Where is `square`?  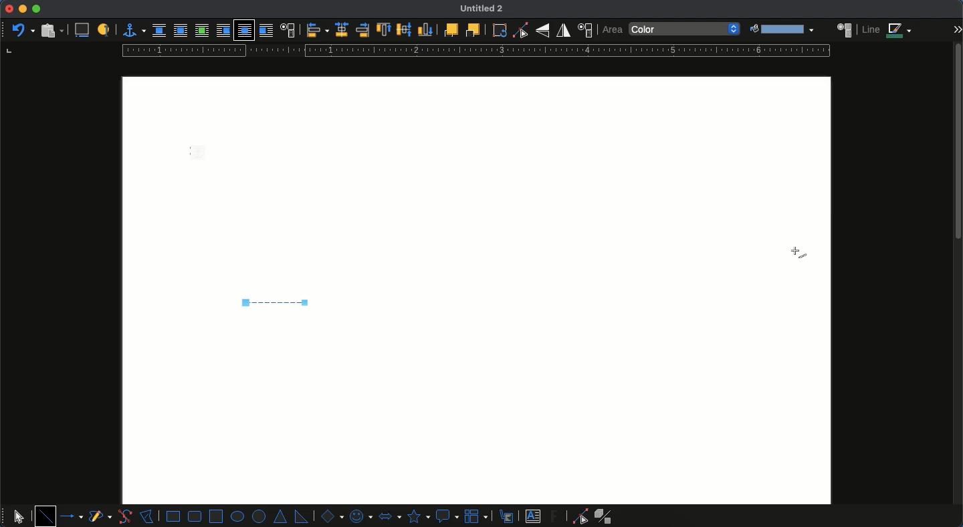
square is located at coordinates (216, 515).